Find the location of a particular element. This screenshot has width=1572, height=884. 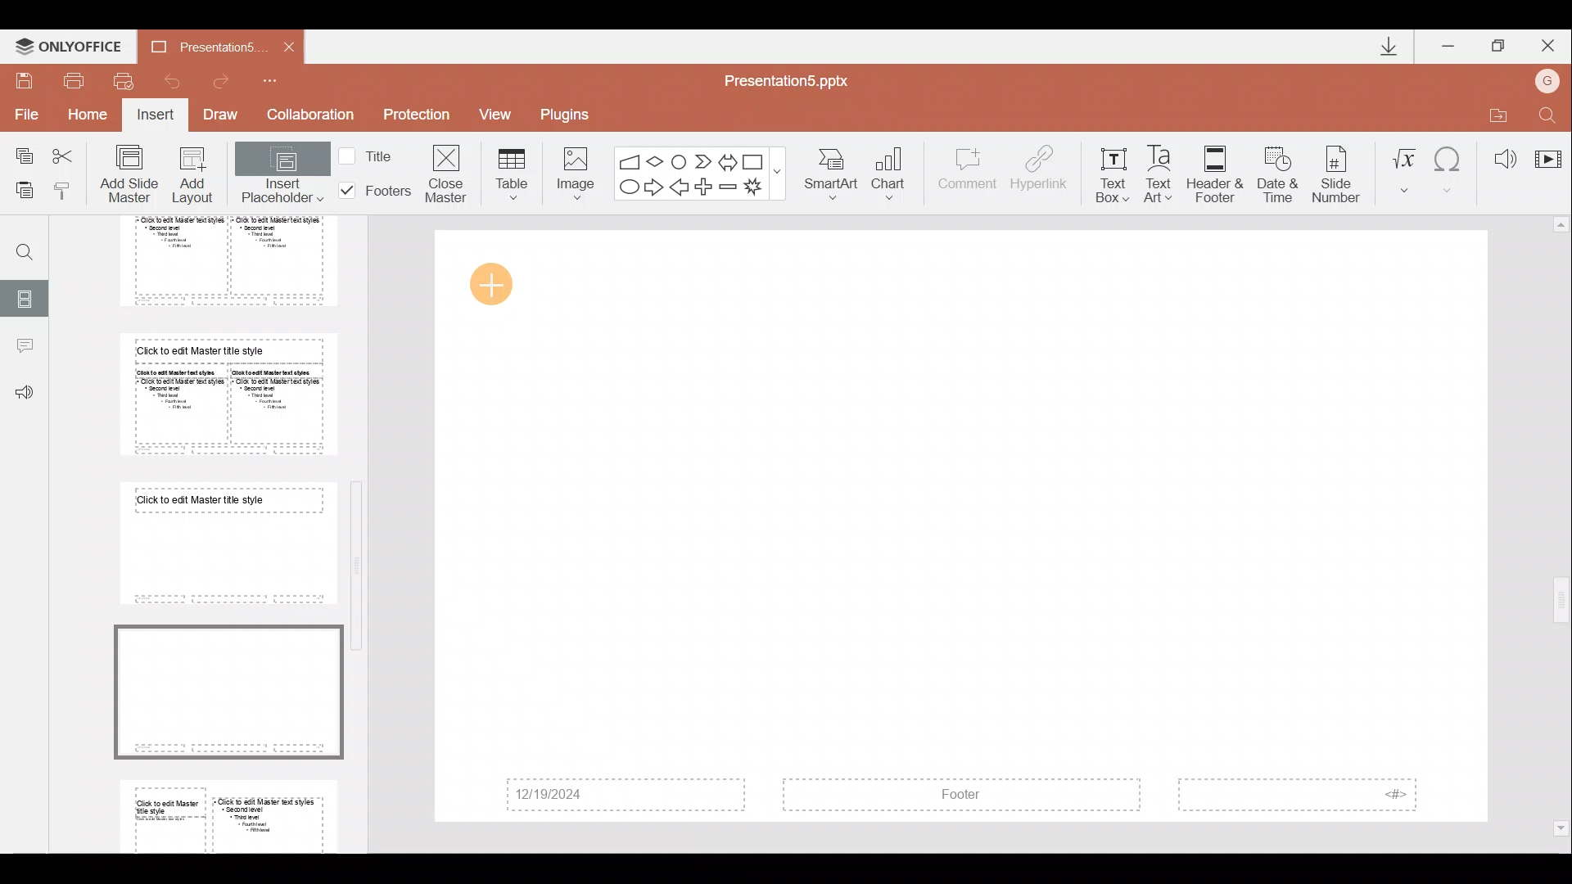

Flowchart-connector is located at coordinates (680, 158).